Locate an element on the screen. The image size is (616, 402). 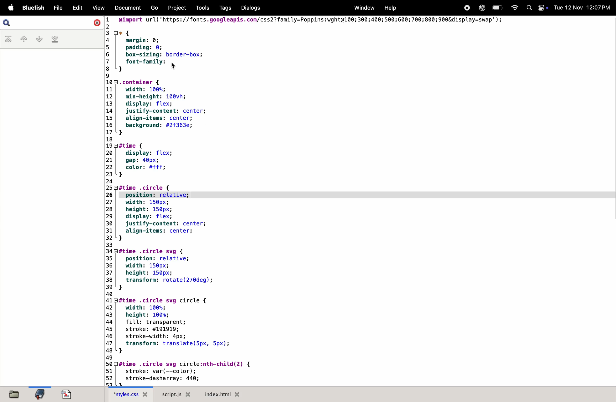
edit is located at coordinates (76, 8).